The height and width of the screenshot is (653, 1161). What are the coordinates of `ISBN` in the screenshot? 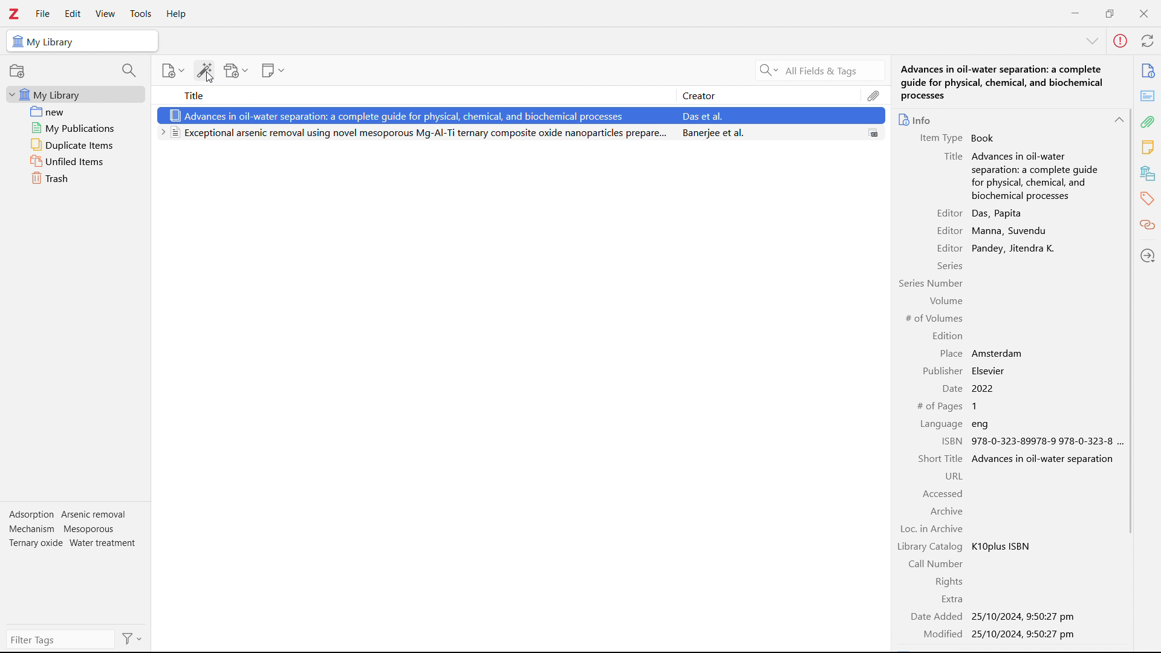 It's located at (951, 441).